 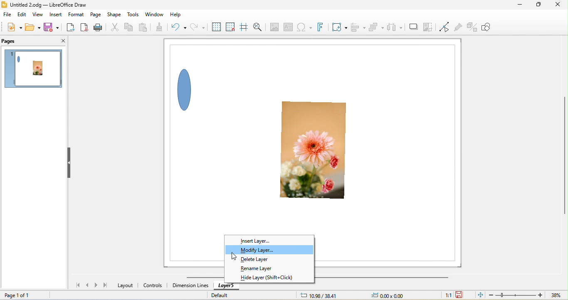 I want to click on file, so click(x=7, y=16).